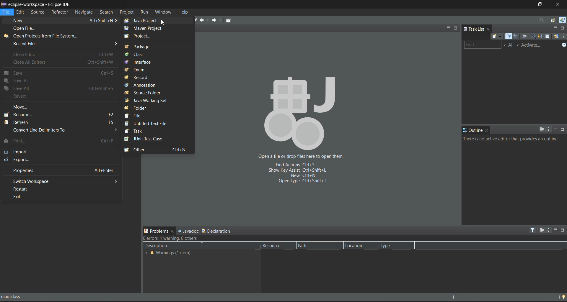 This screenshot has height=302, width=567. What do you see at coordinates (38, 12) in the screenshot?
I see `source` at bounding box center [38, 12].